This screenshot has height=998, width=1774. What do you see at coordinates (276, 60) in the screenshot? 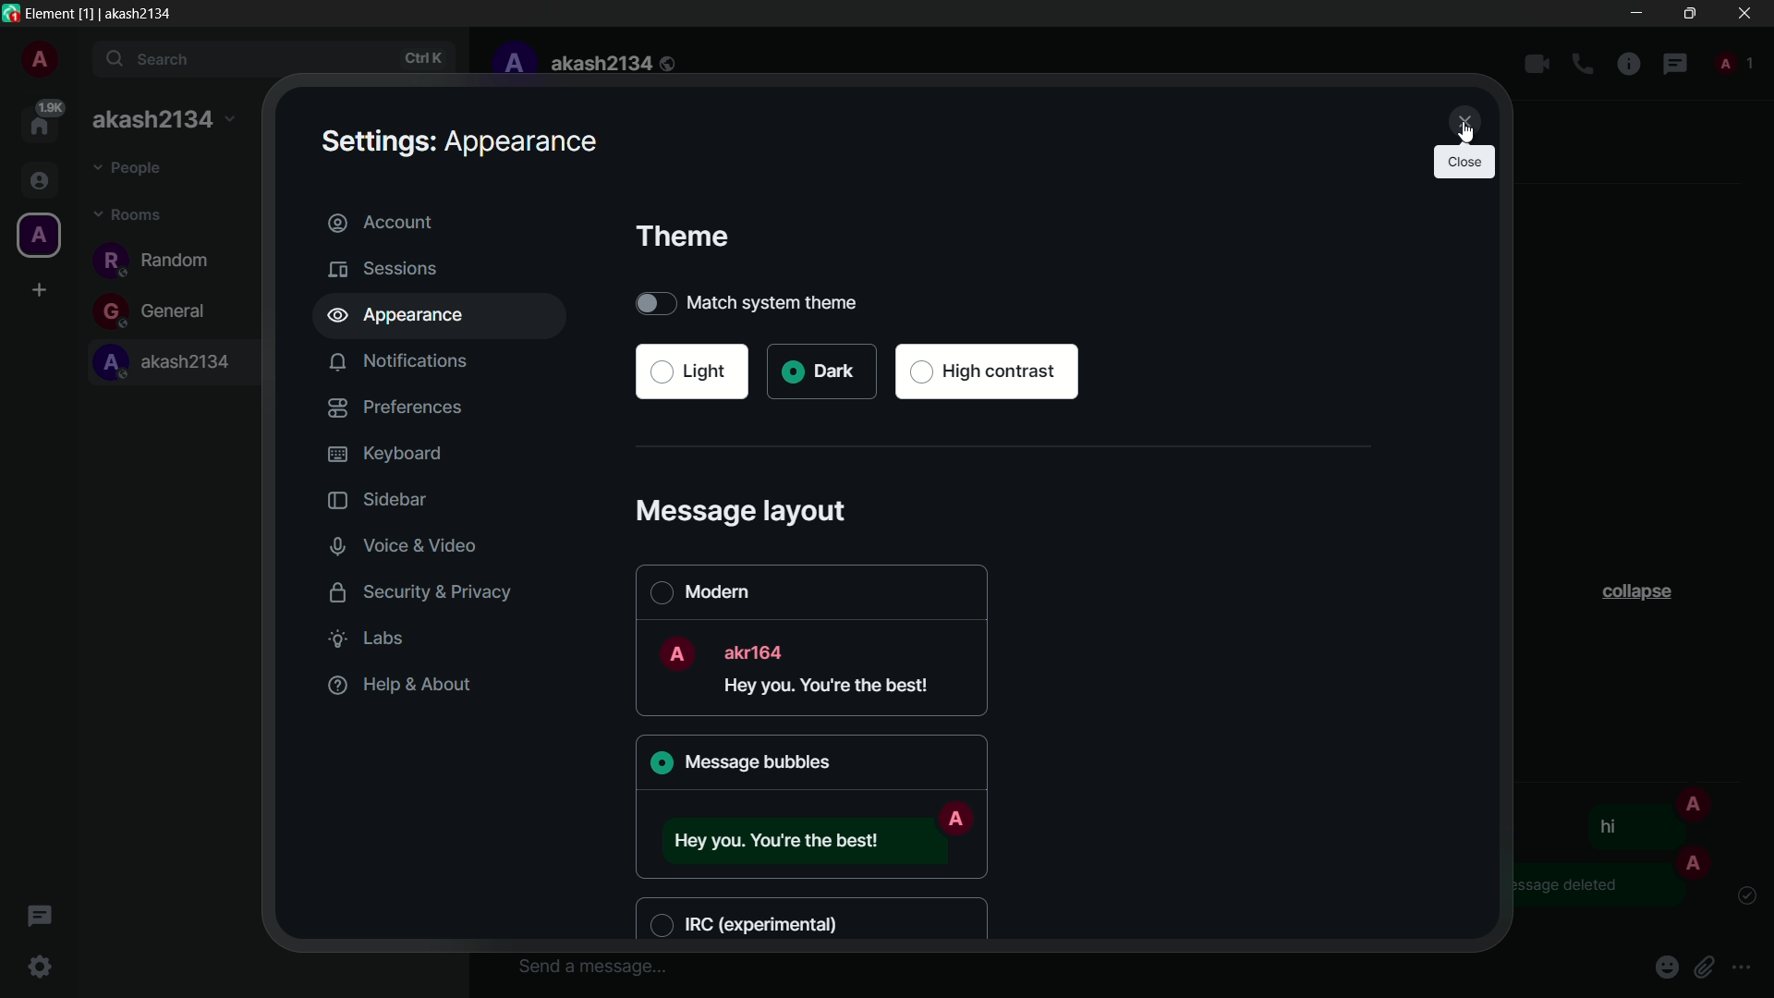
I see `search bar` at bounding box center [276, 60].